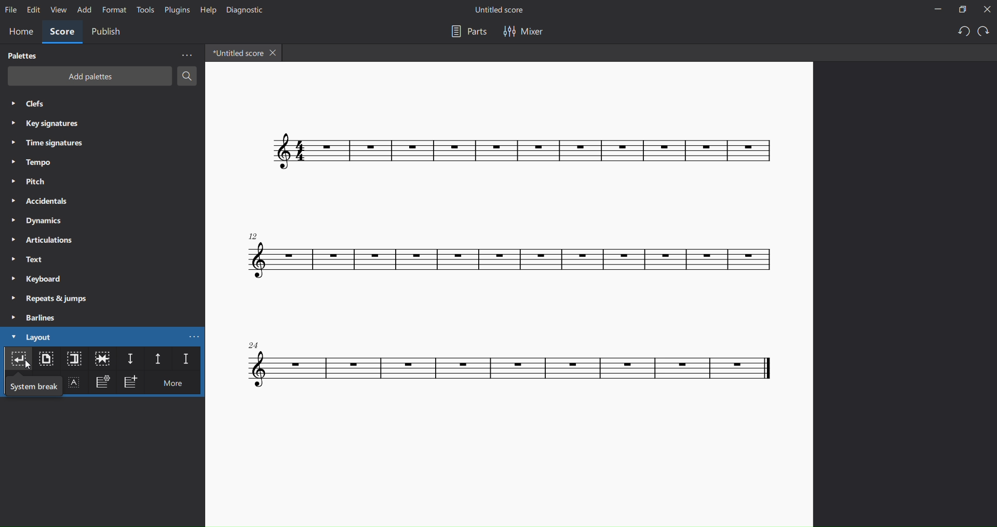 This screenshot has width=997, height=527. I want to click on home, so click(21, 31).